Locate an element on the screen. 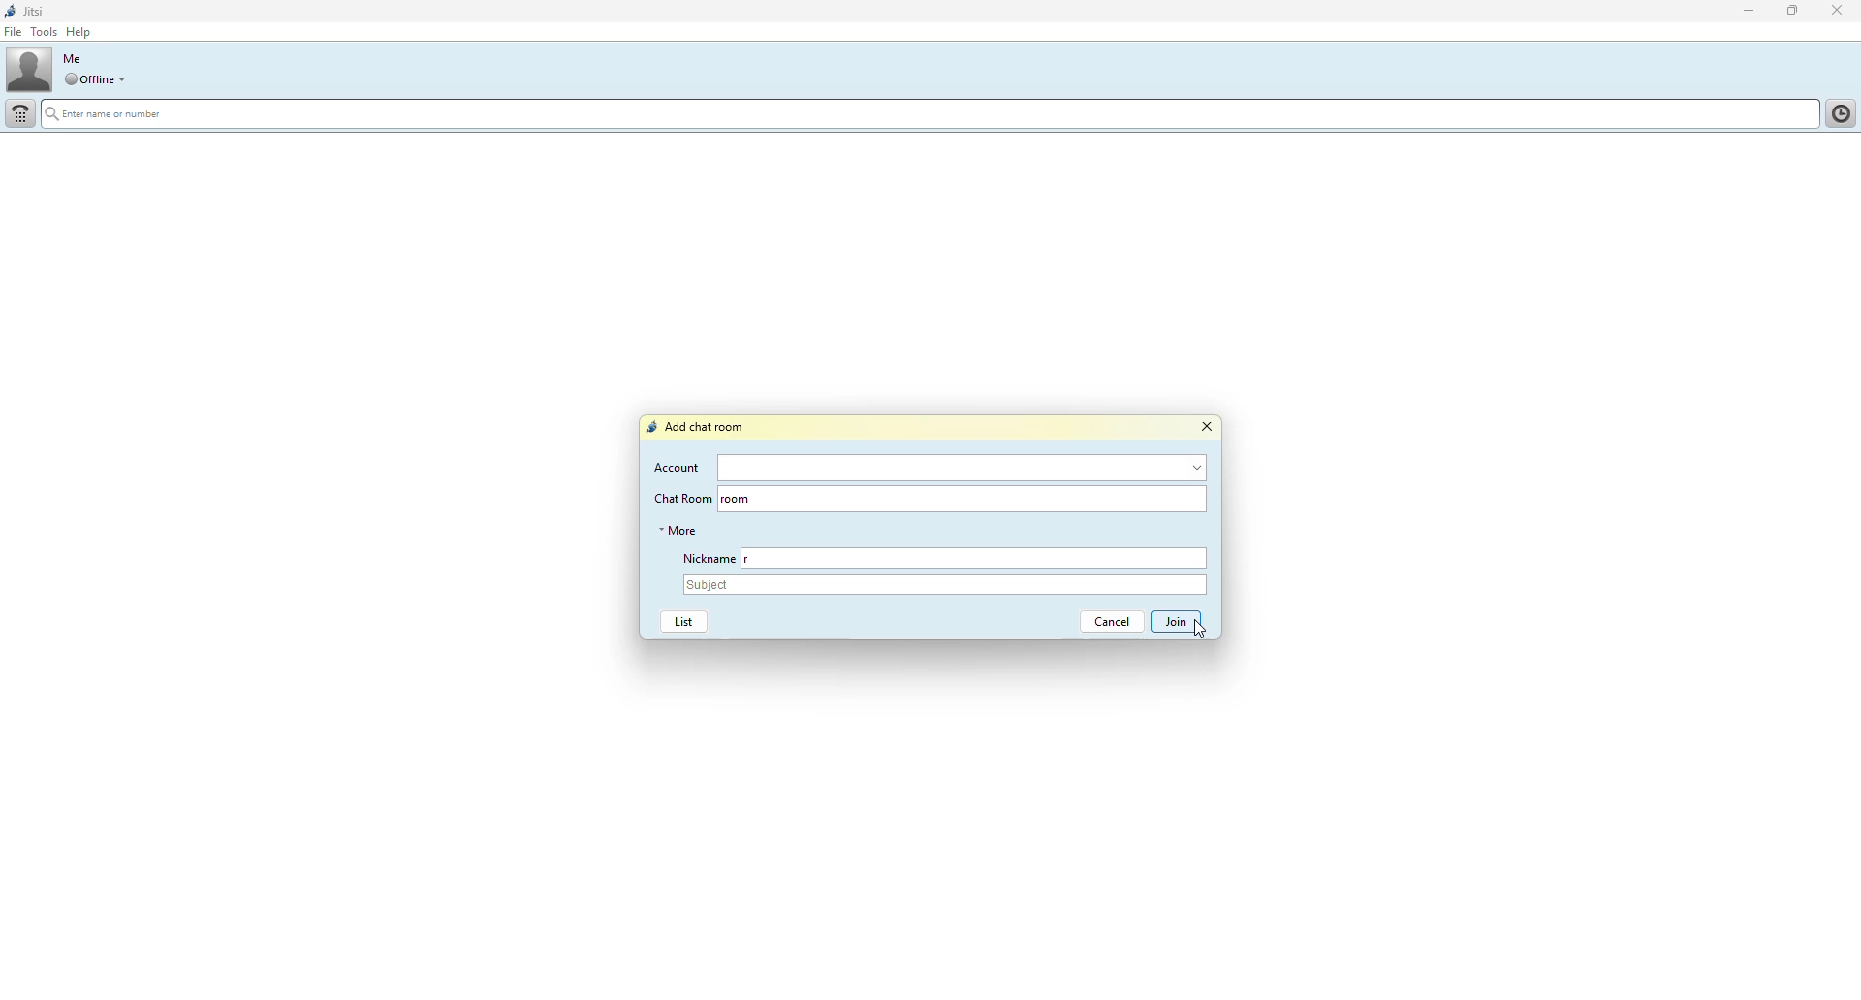 The image size is (1861, 1000). file is located at coordinates (15, 32).